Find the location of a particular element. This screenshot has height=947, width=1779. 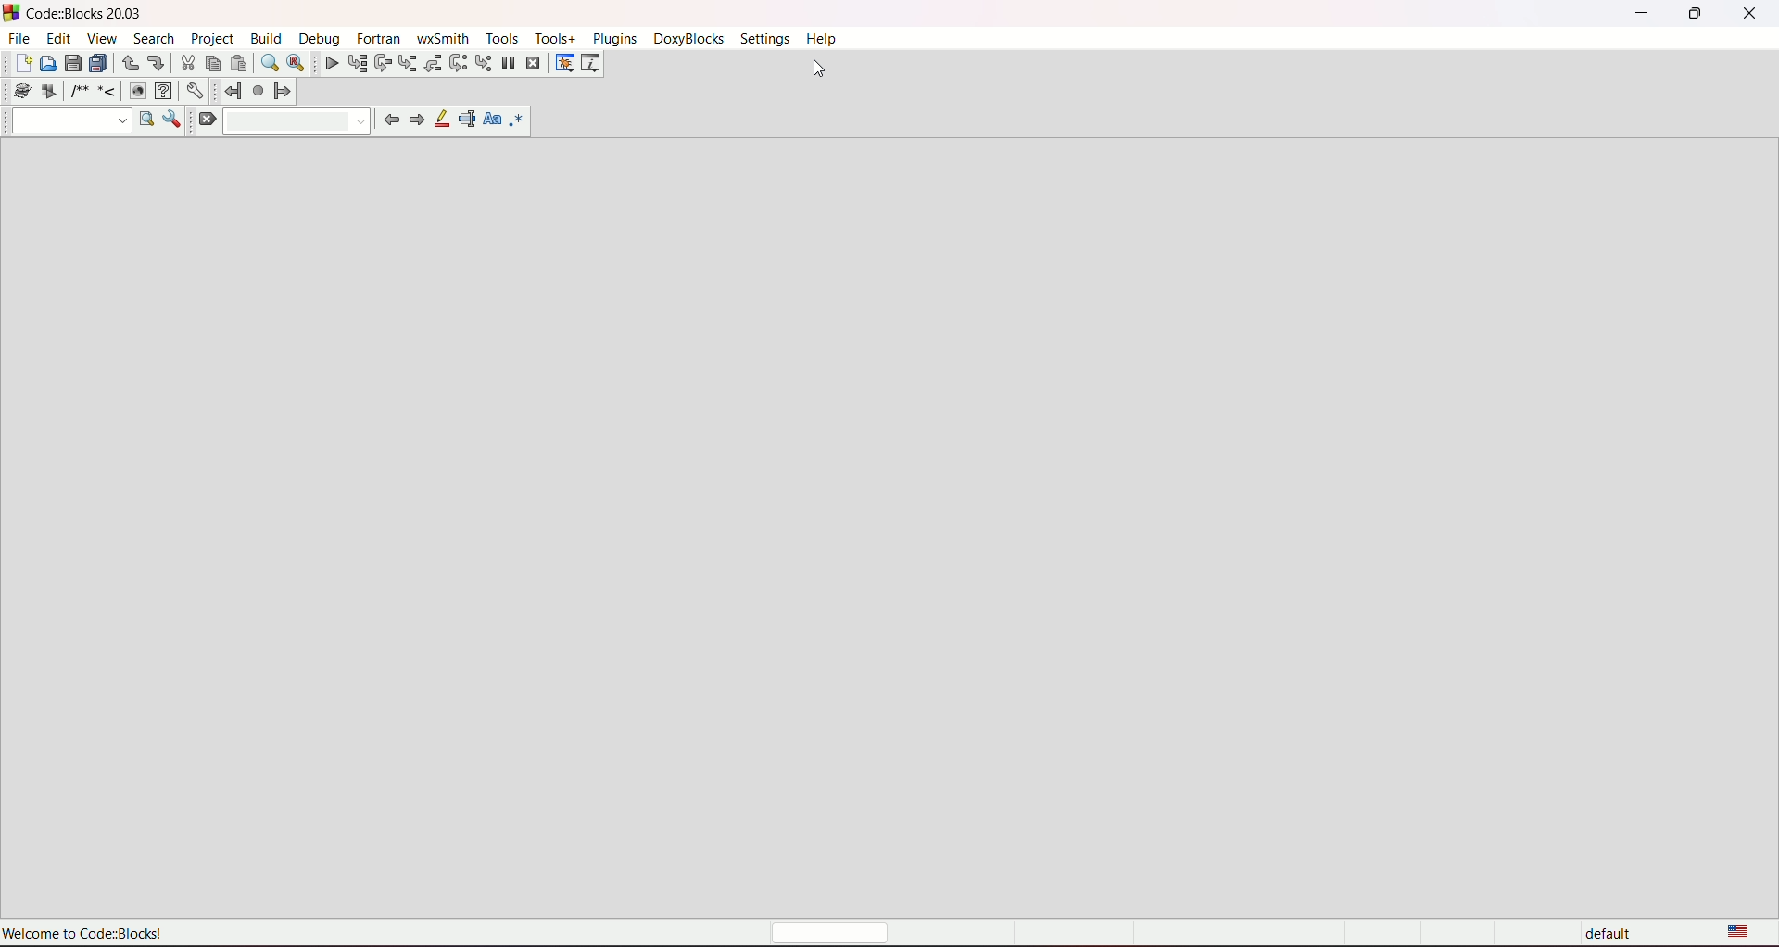

wxsmith is located at coordinates (441, 38).